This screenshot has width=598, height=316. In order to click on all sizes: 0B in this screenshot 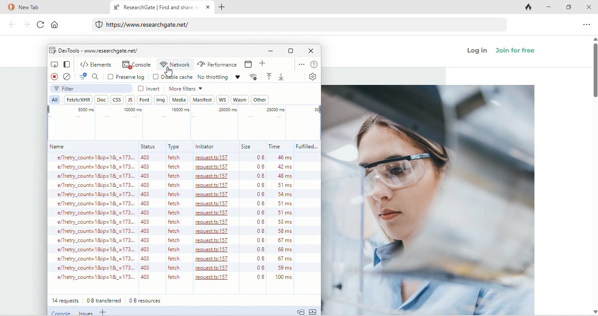, I will do `click(253, 224)`.